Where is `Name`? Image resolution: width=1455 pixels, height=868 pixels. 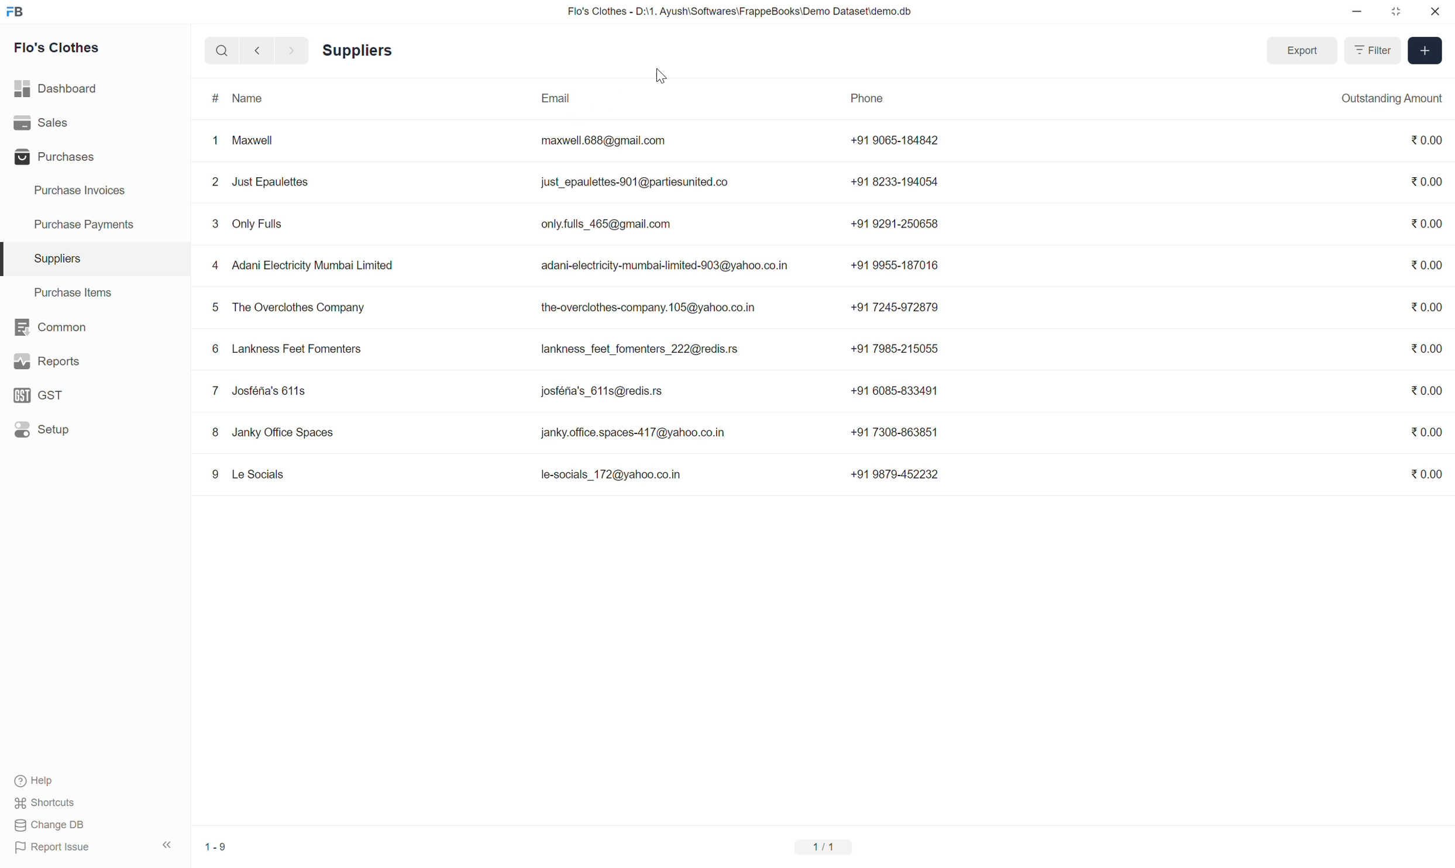 Name is located at coordinates (247, 98).